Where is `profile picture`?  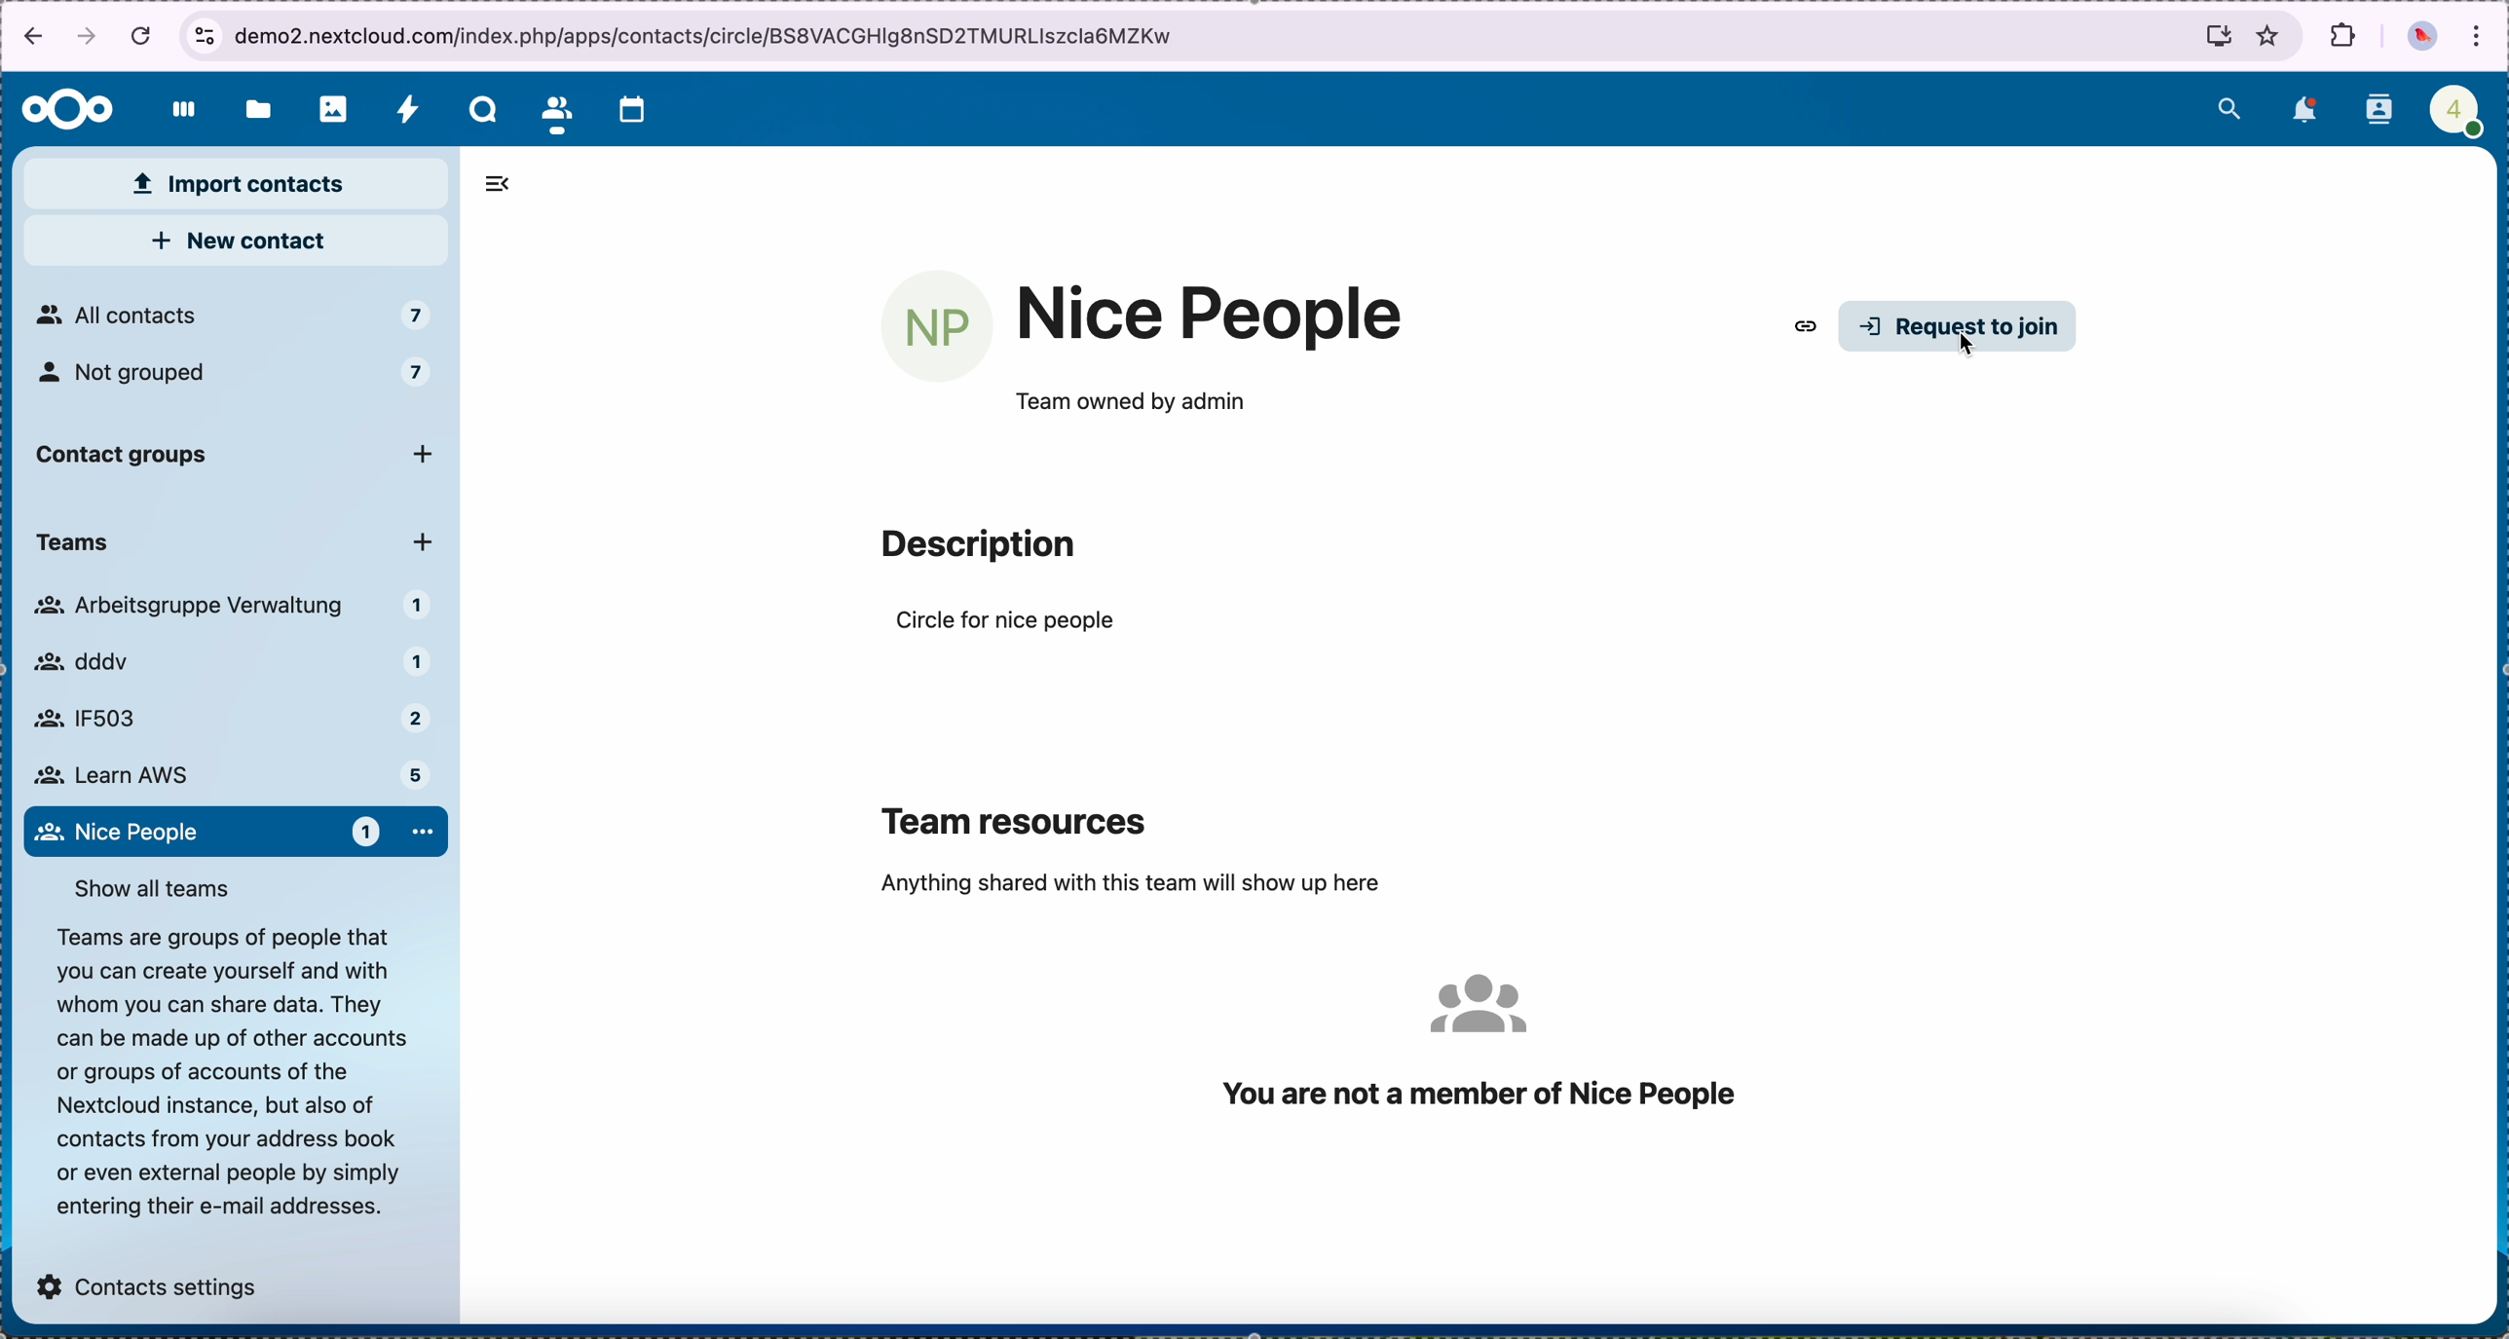 profile picture is located at coordinates (938, 327).